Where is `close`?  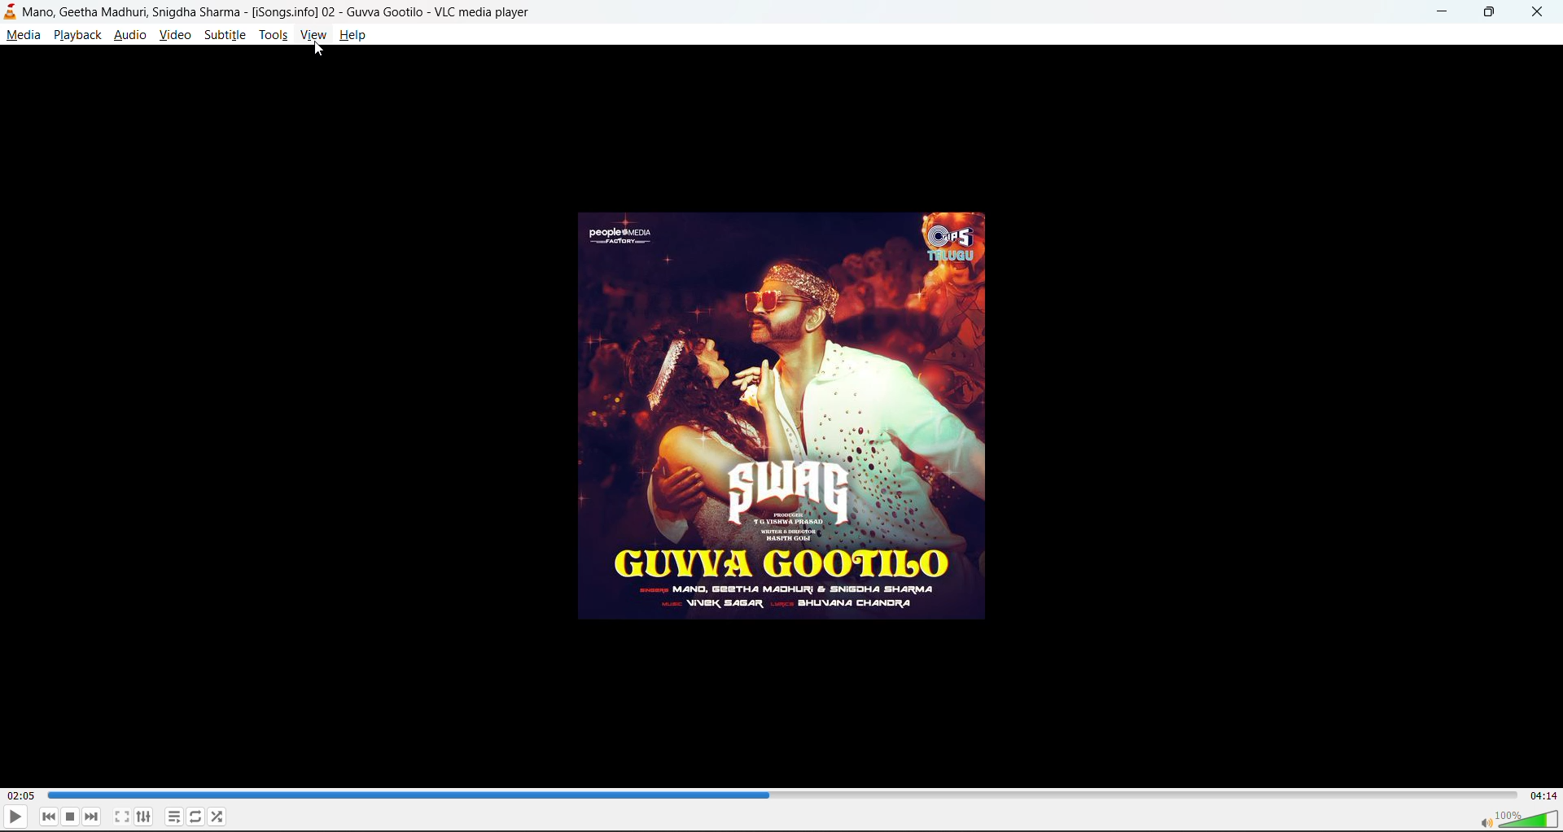 close is located at coordinates (1536, 13).